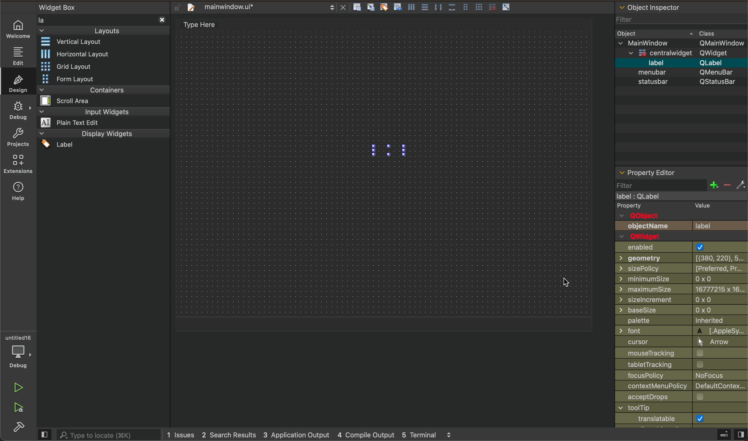  What do you see at coordinates (681, 290) in the screenshot?
I see `maximum size` at bounding box center [681, 290].